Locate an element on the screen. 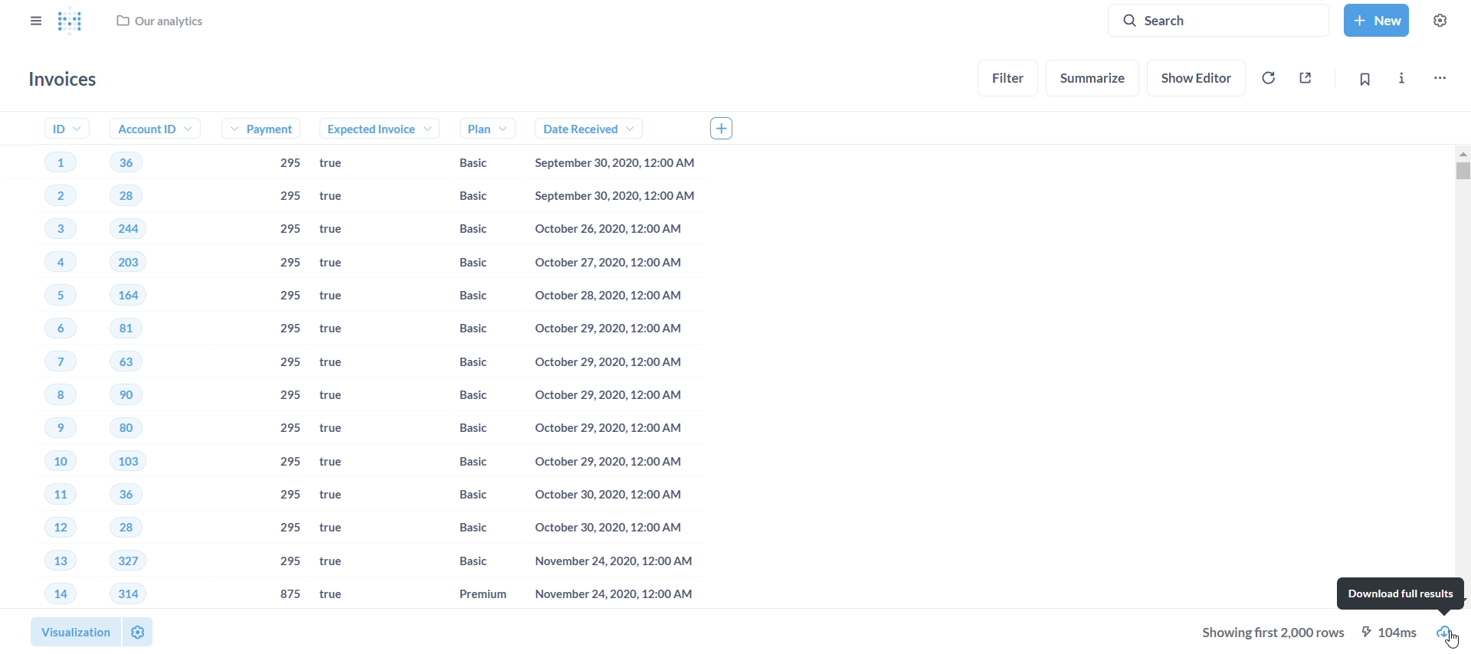 The width and height of the screenshot is (1471, 654). 327 is located at coordinates (127, 561).